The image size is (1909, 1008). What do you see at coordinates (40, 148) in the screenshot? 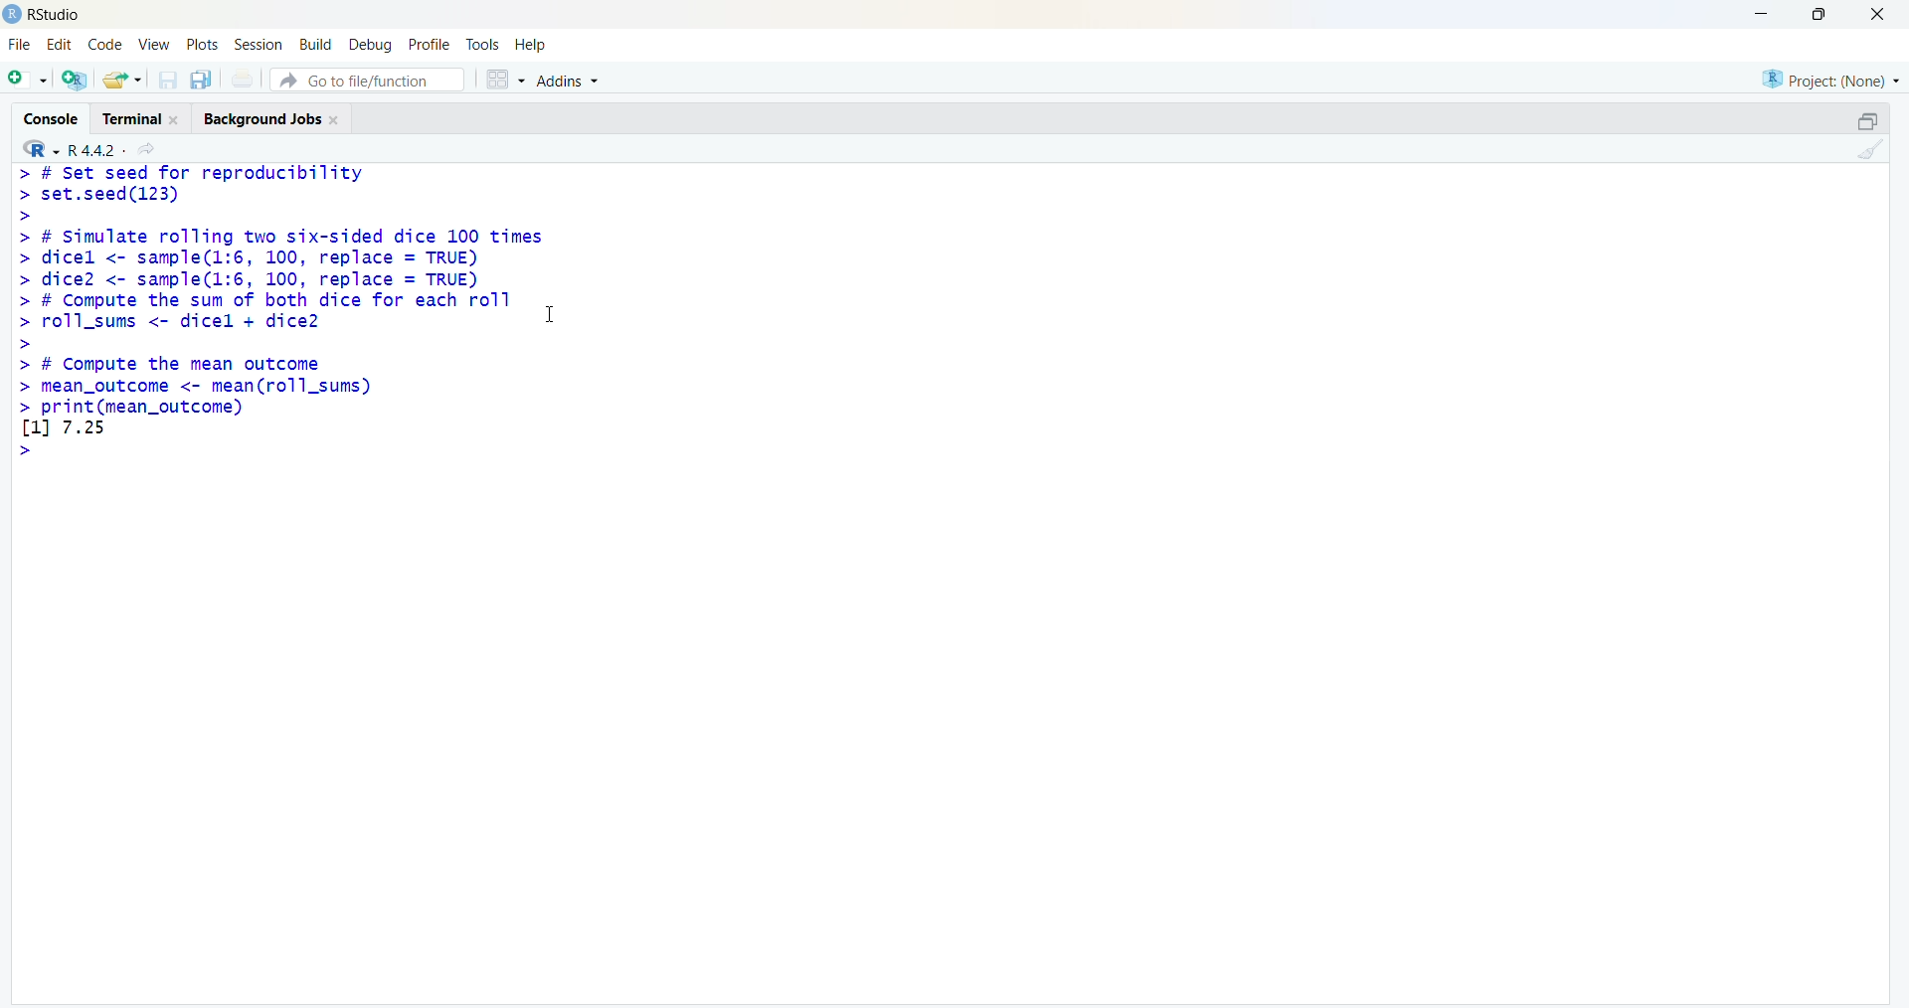
I see `R` at bounding box center [40, 148].